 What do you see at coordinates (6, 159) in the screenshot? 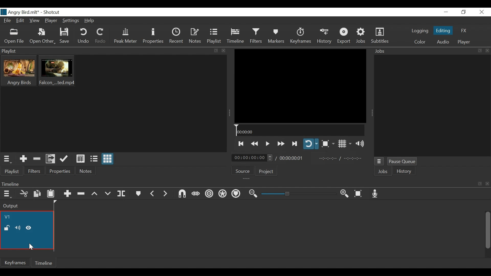
I see `Playlist menu` at bounding box center [6, 159].